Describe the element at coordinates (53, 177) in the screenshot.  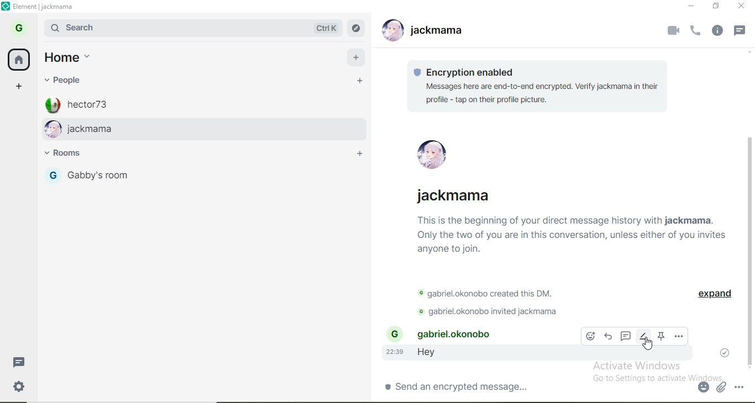
I see `profile` at that location.